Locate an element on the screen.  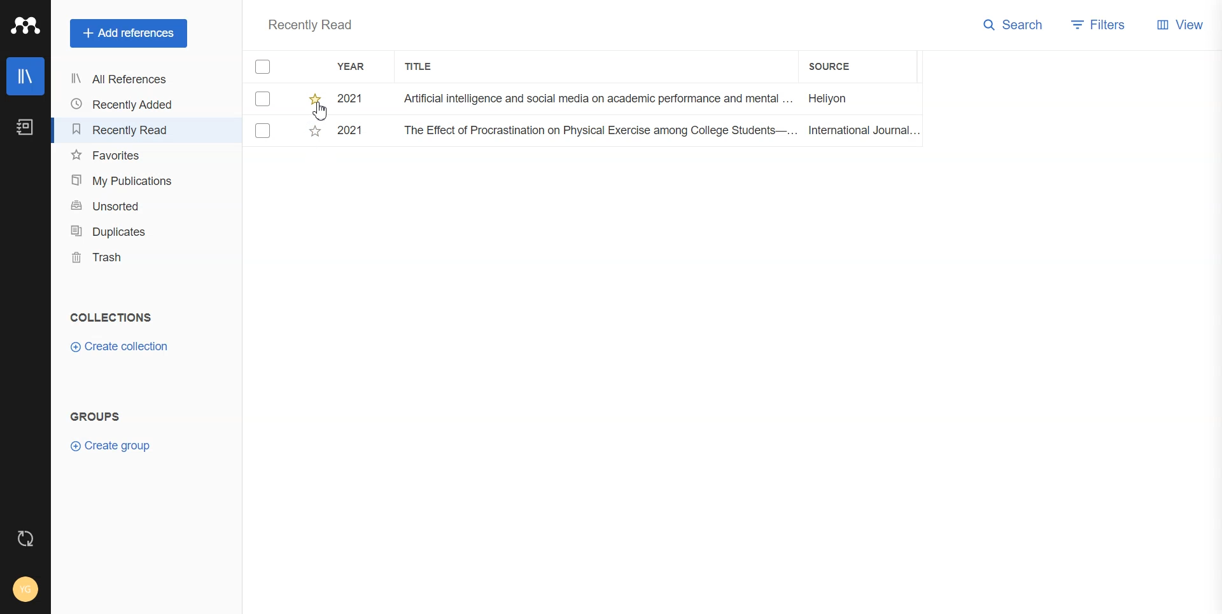
Duplicates is located at coordinates (125, 231).